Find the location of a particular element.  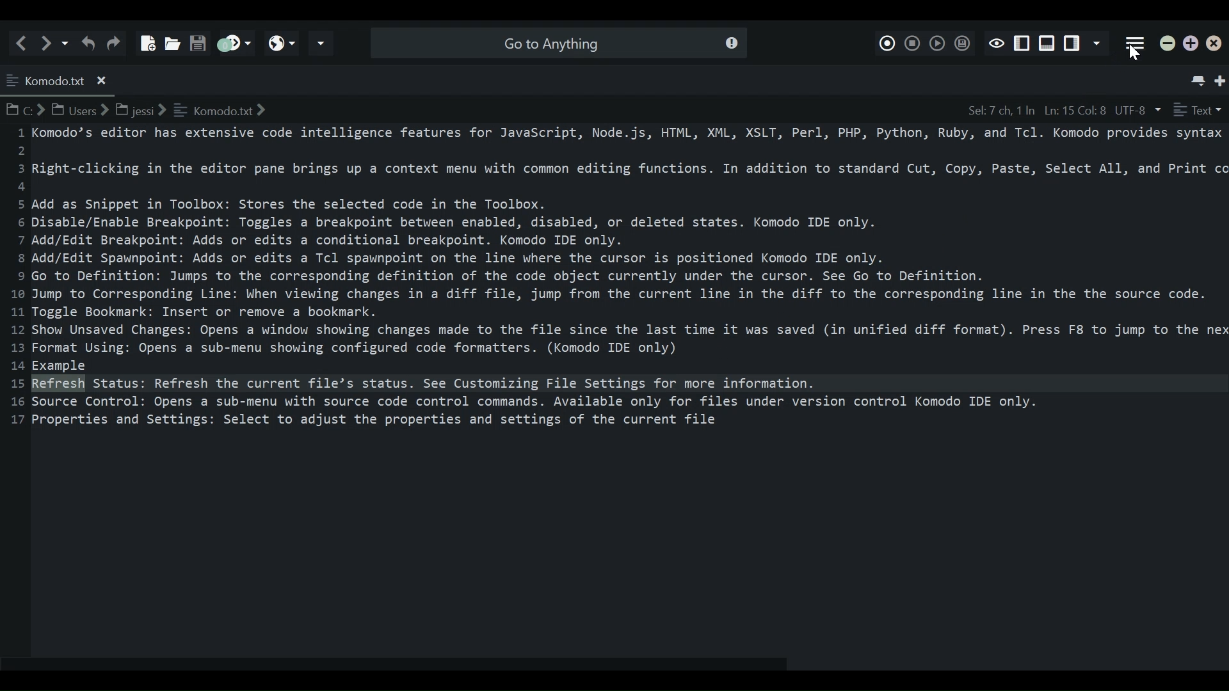

Show/Hide Right Pane is located at coordinates (1022, 44).